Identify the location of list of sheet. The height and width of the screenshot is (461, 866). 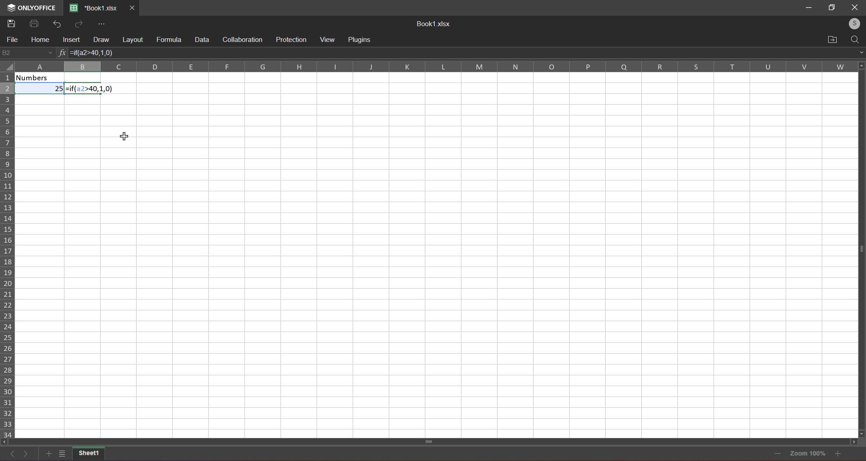
(61, 455).